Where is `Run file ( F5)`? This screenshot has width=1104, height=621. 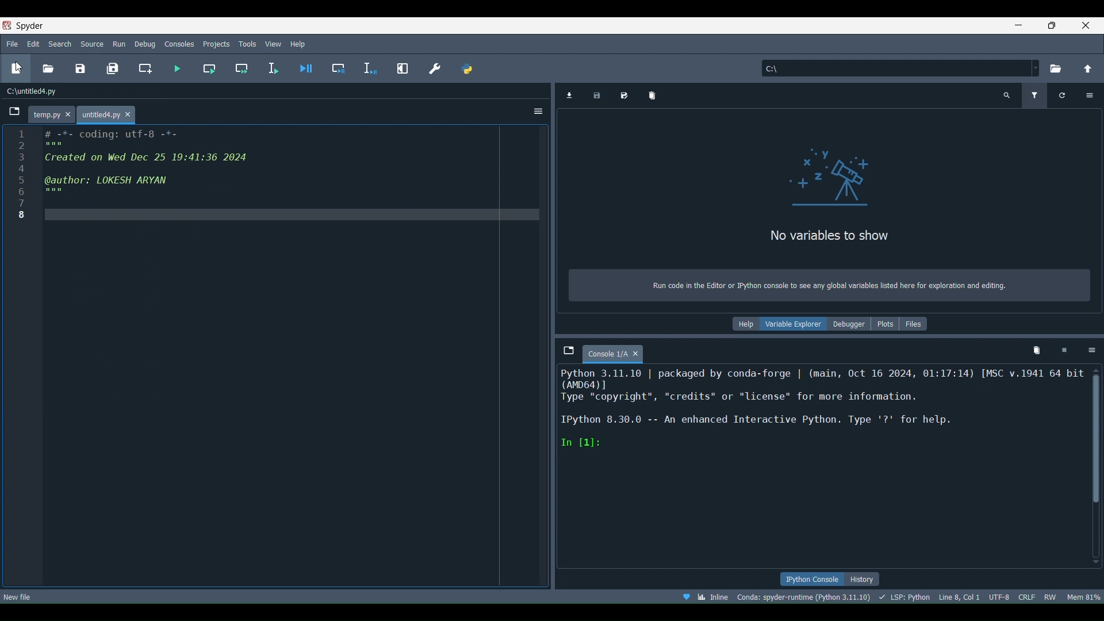
Run file ( F5) is located at coordinates (175, 69).